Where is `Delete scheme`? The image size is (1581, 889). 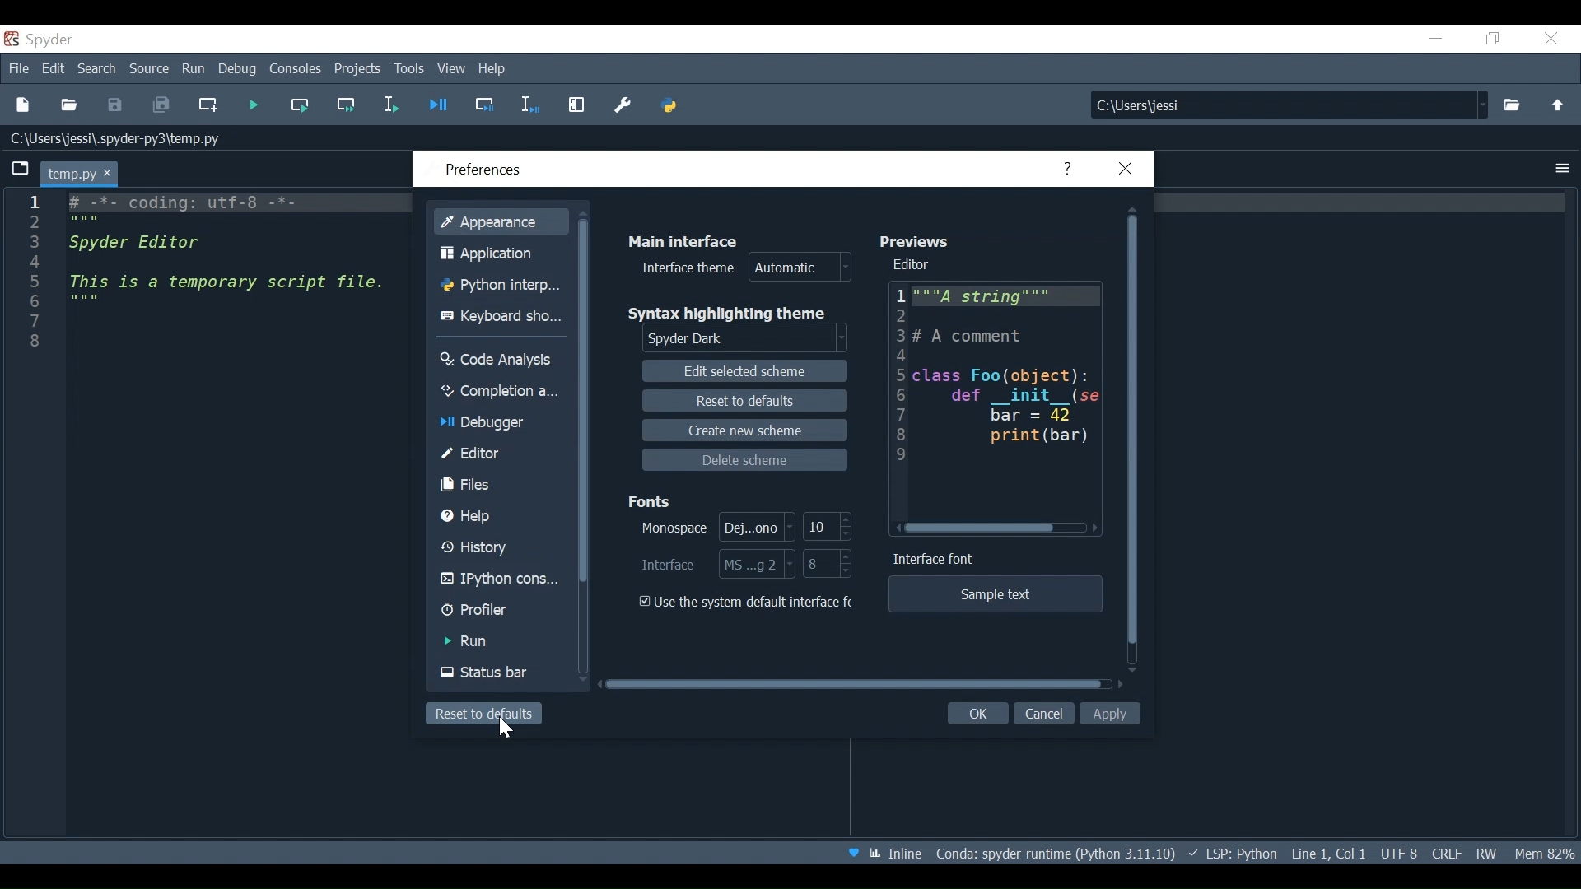
Delete scheme is located at coordinates (744, 460).